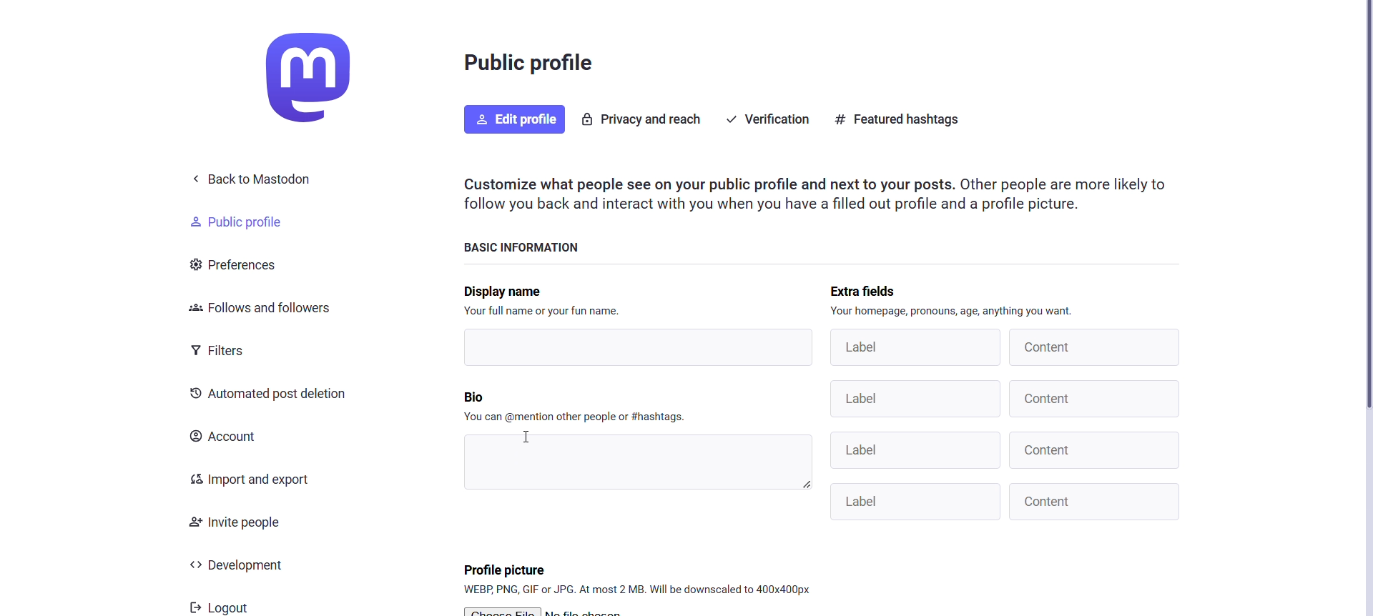 This screenshot has height=616, width=1373. Describe the element at coordinates (247, 221) in the screenshot. I see `Public Profile` at that location.